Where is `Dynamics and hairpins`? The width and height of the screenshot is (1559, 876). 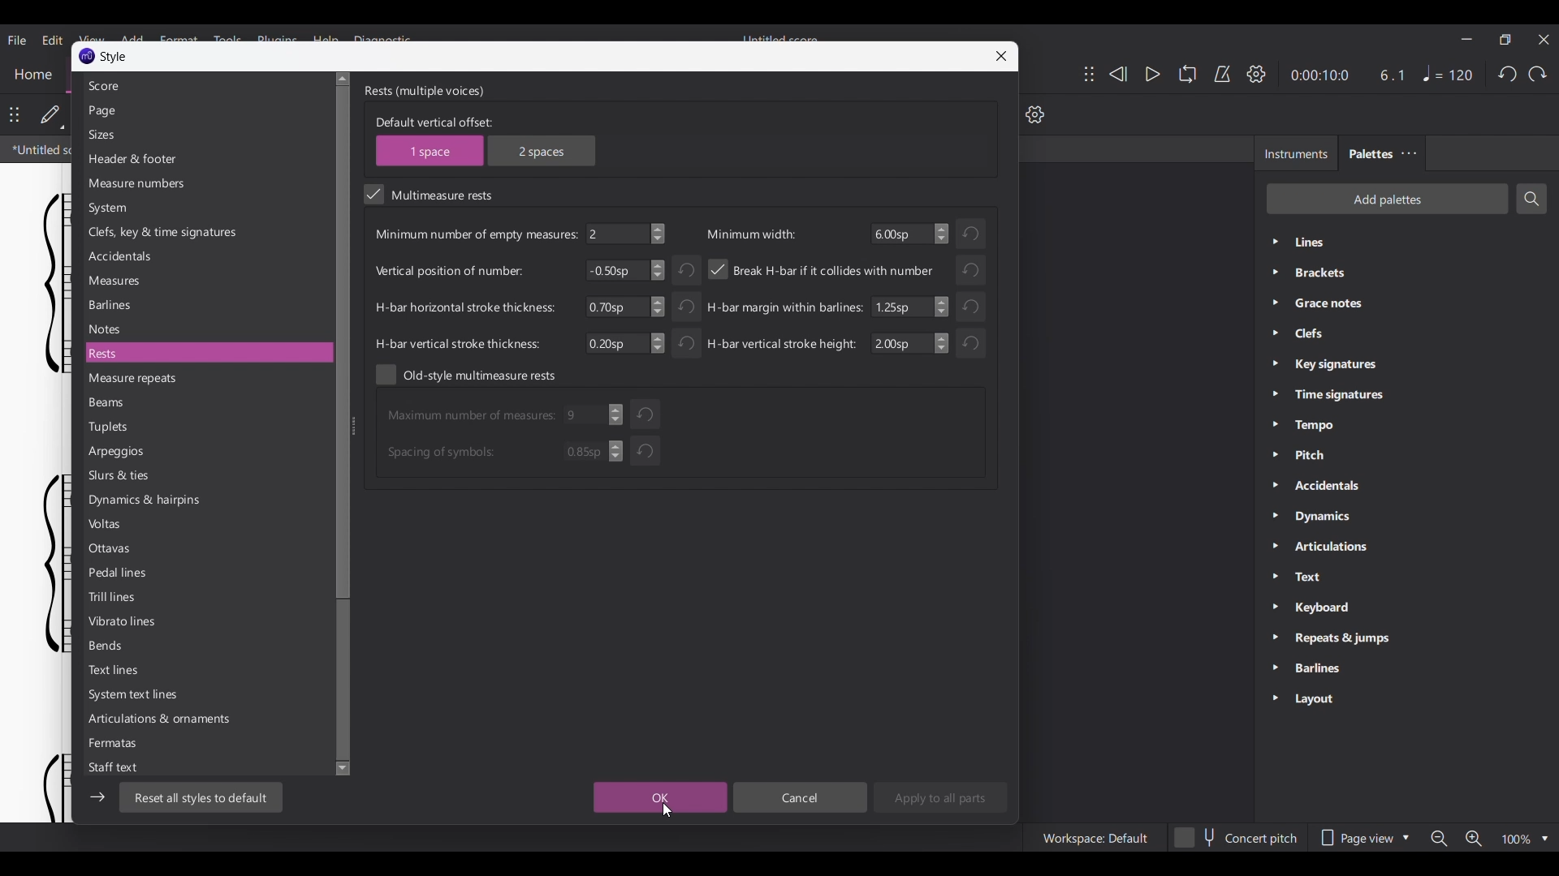
Dynamics and hairpins is located at coordinates (205, 500).